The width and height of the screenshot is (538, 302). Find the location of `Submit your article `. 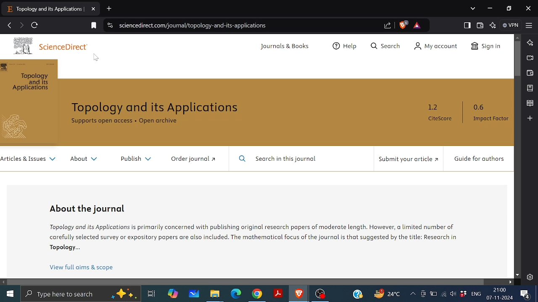

Submit your article  is located at coordinates (406, 160).